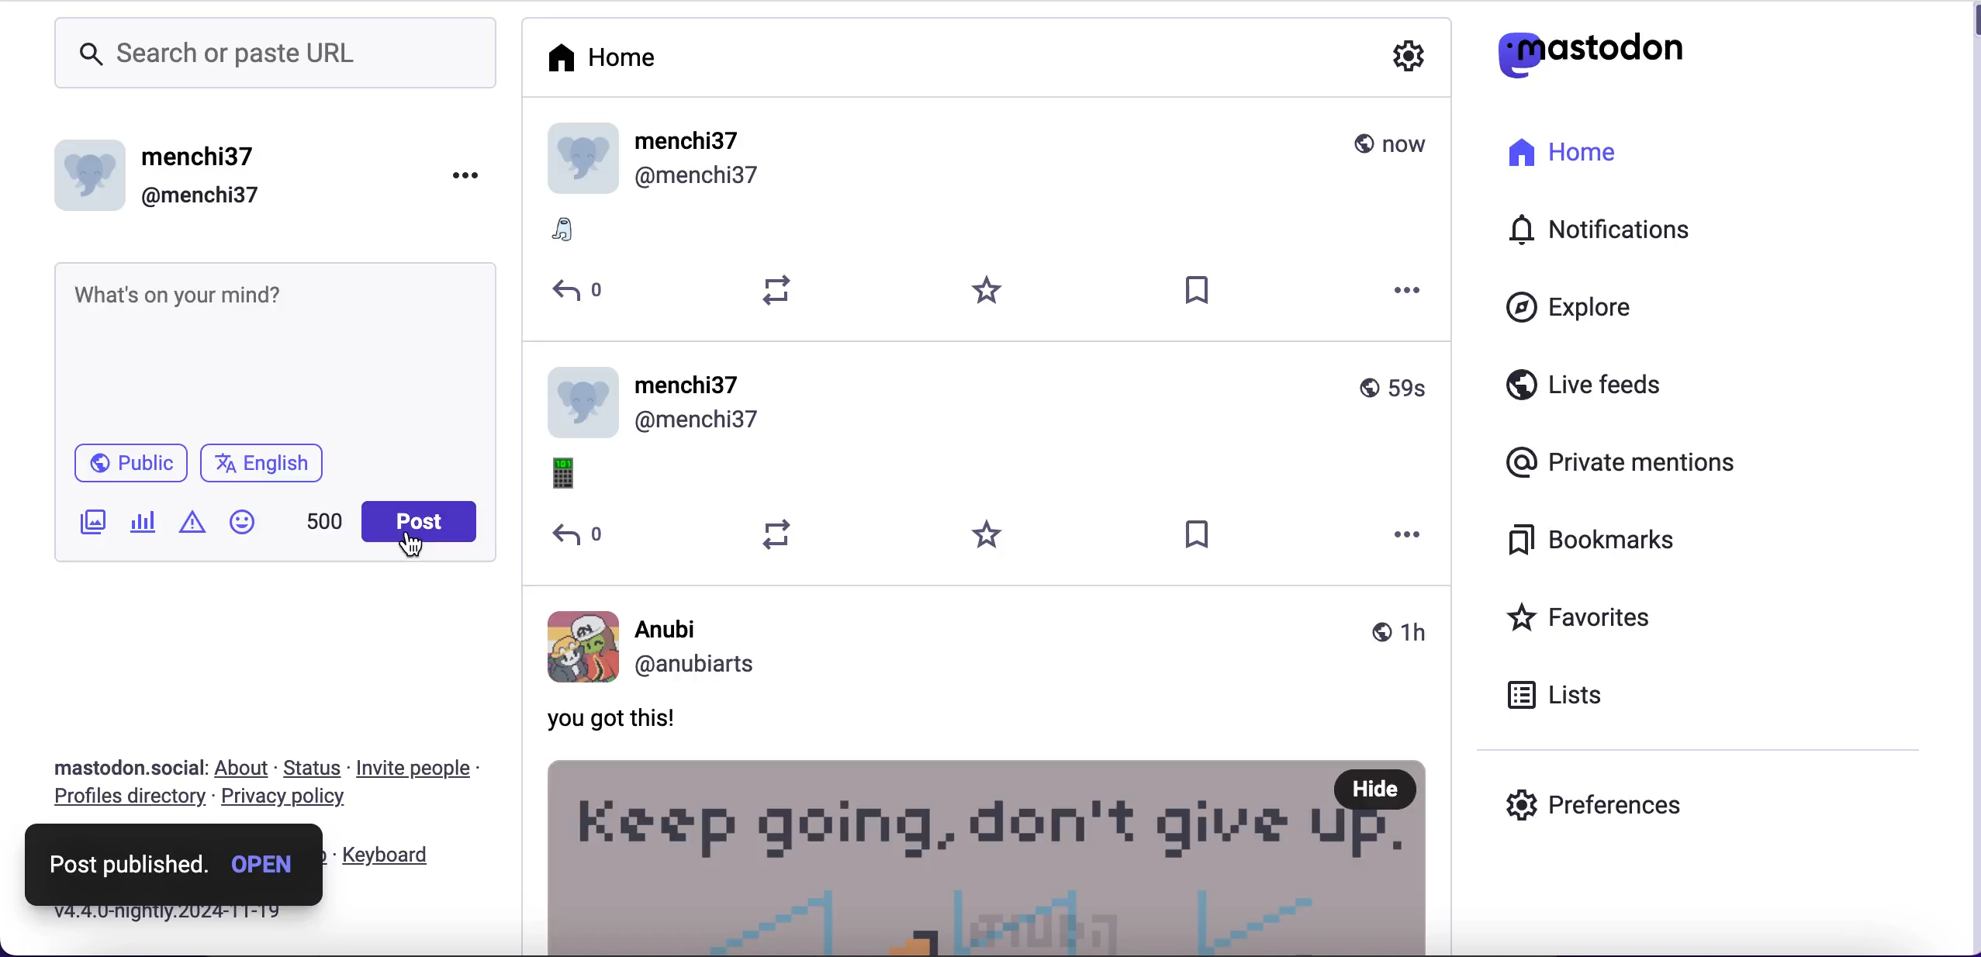 This screenshot has height=957, width=1981. I want to click on notifications, so click(1615, 228).